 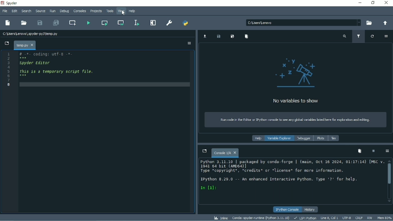 I want to click on Instruction, so click(x=293, y=120).